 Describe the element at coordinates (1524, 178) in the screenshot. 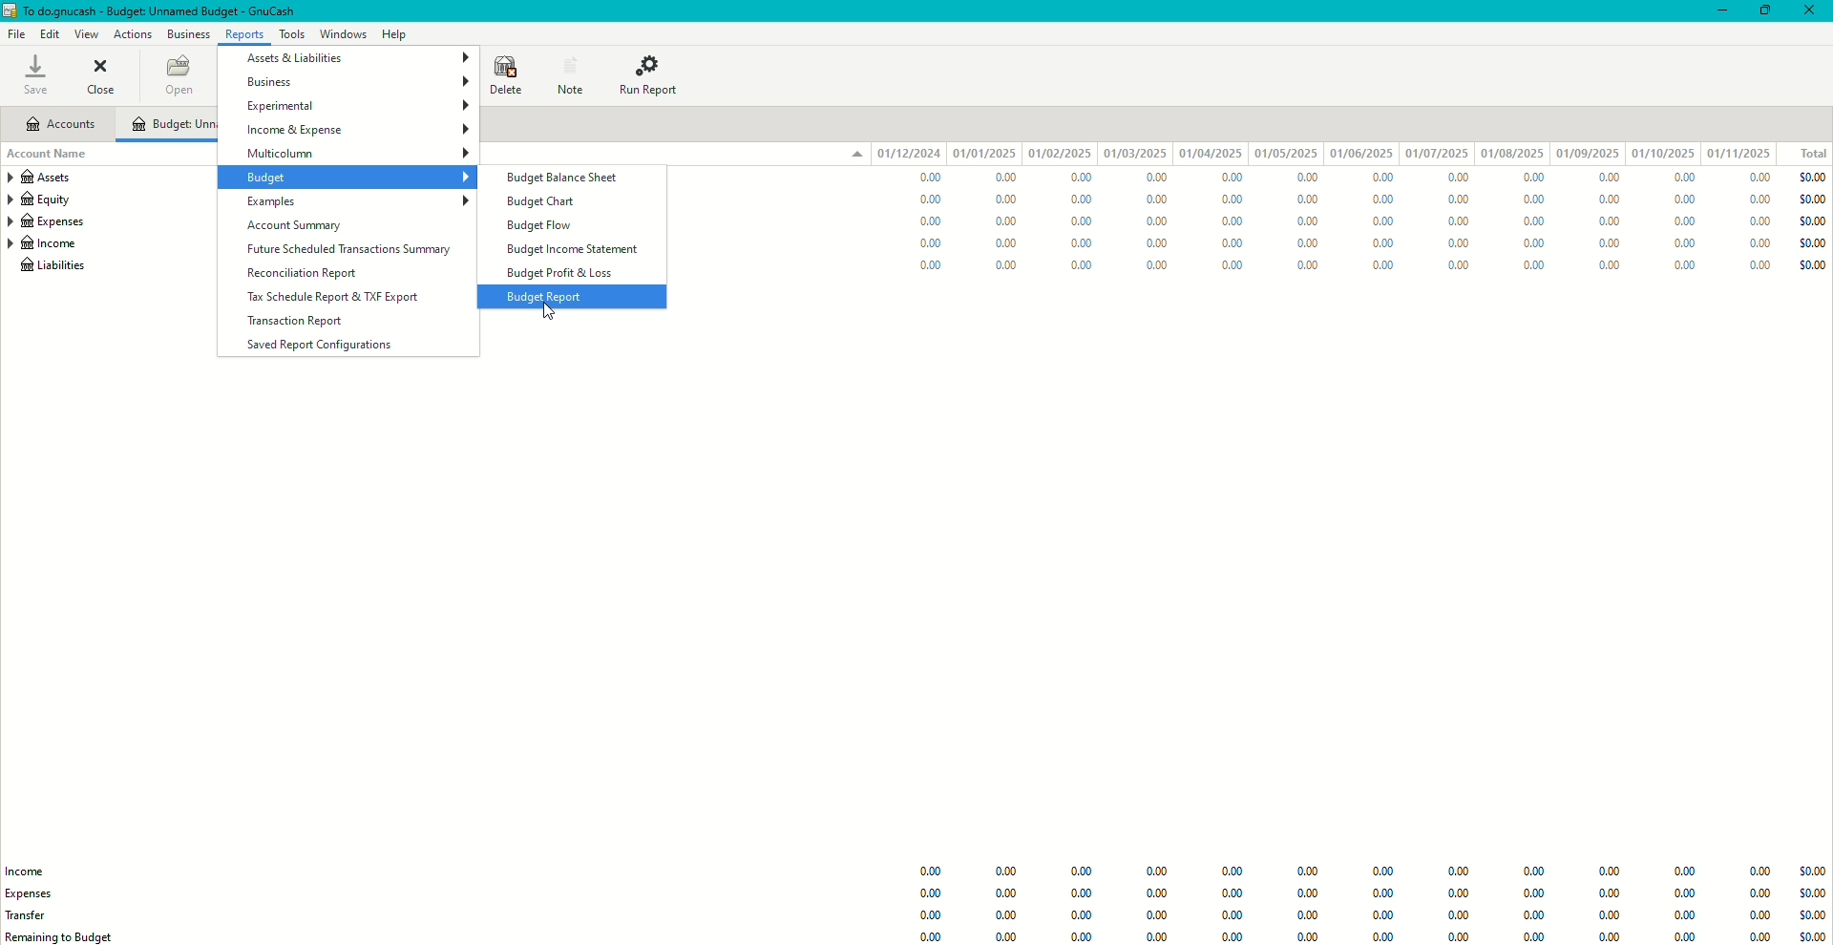

I see `0.00` at that location.